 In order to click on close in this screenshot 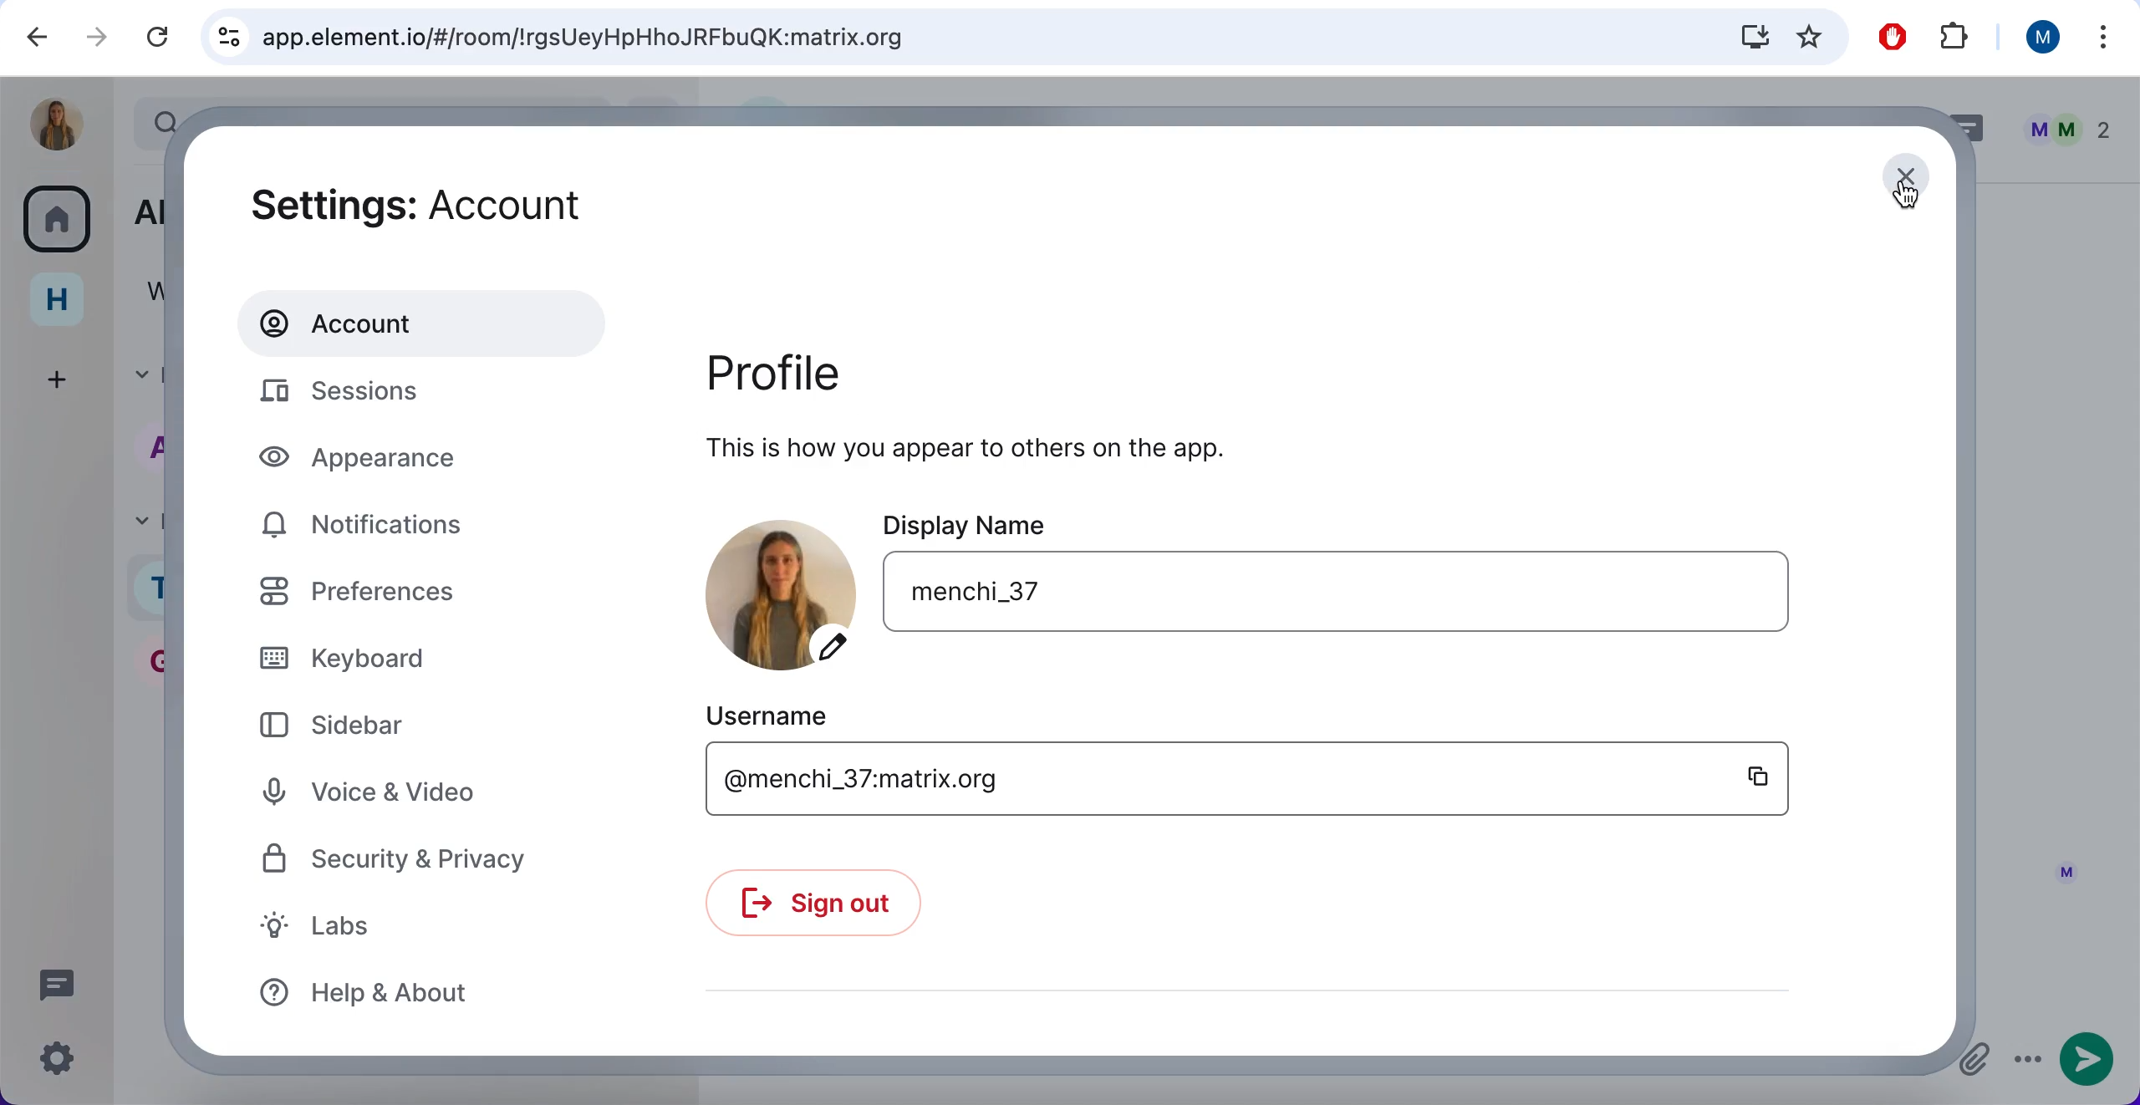, I will do `click(1906, 176)`.